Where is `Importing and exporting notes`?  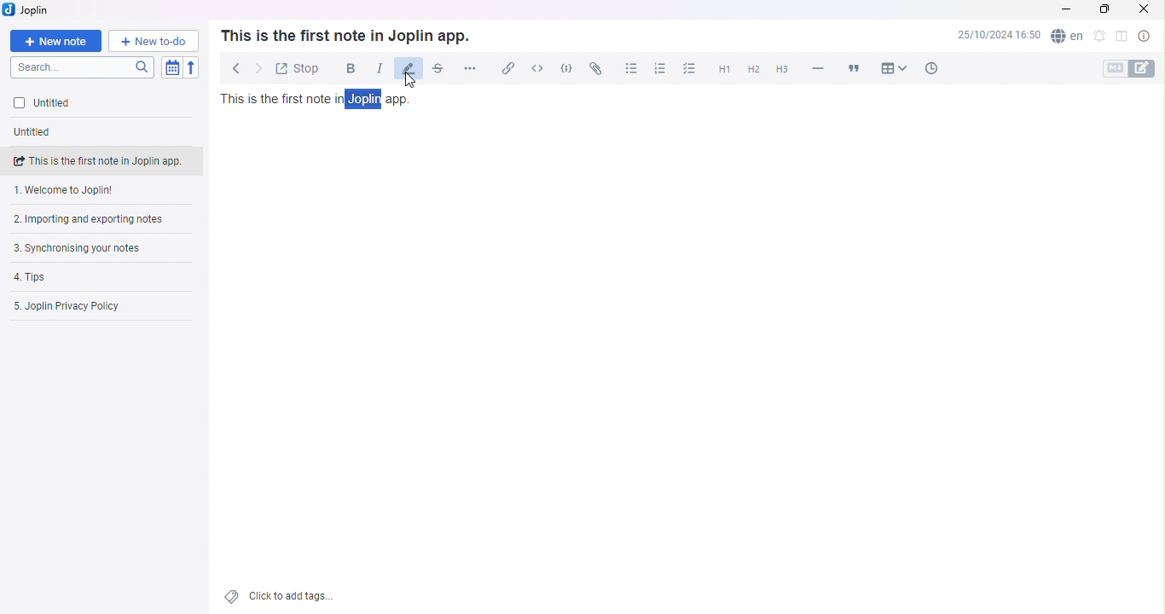 Importing and exporting notes is located at coordinates (98, 221).